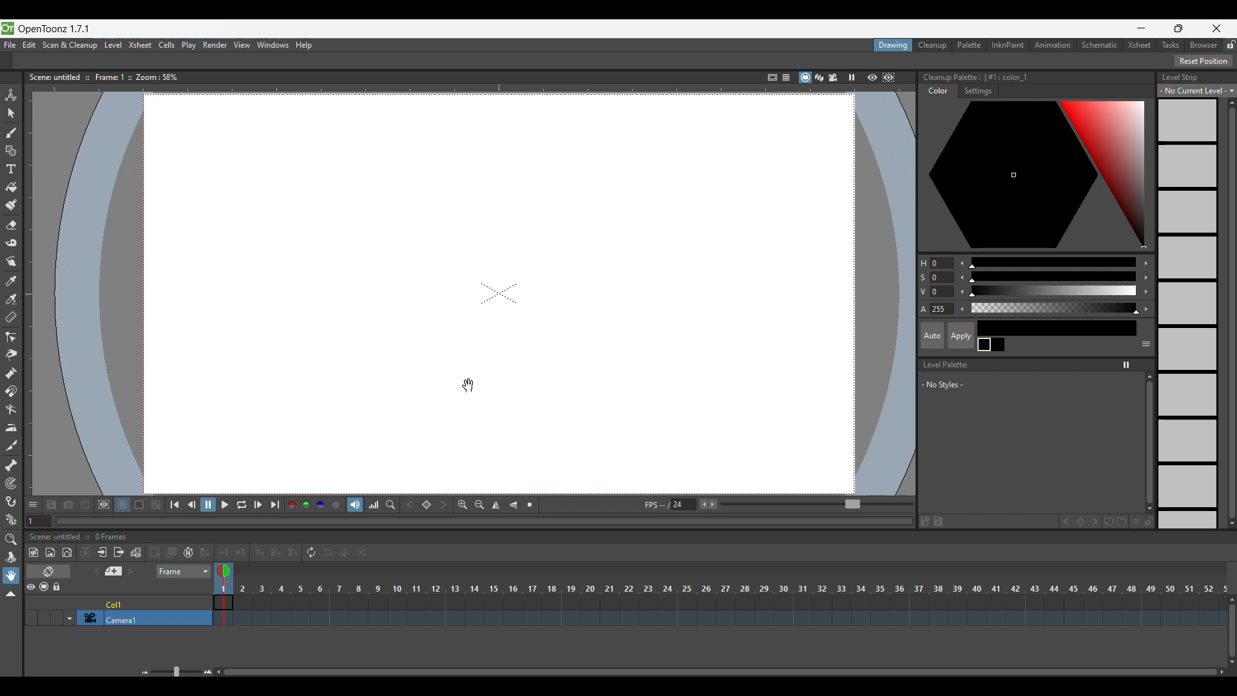 This screenshot has height=696, width=1237. Describe the element at coordinates (530, 505) in the screenshot. I see `Reset view` at that location.